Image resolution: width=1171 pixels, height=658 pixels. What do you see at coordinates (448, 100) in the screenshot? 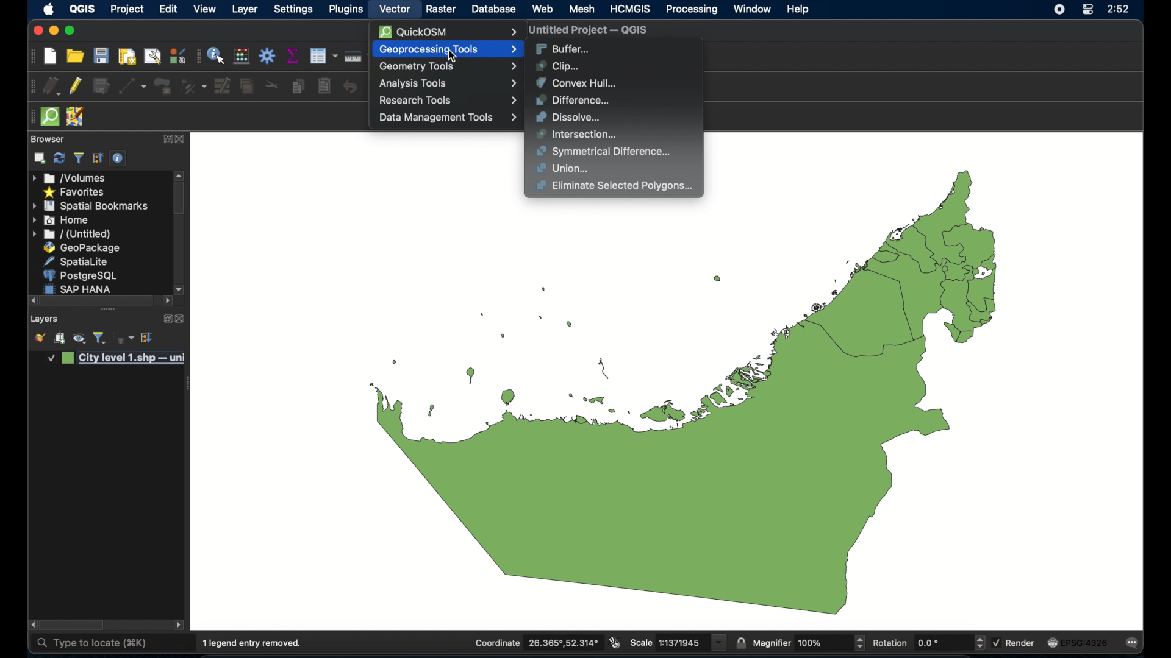
I see `research tools menu` at bounding box center [448, 100].